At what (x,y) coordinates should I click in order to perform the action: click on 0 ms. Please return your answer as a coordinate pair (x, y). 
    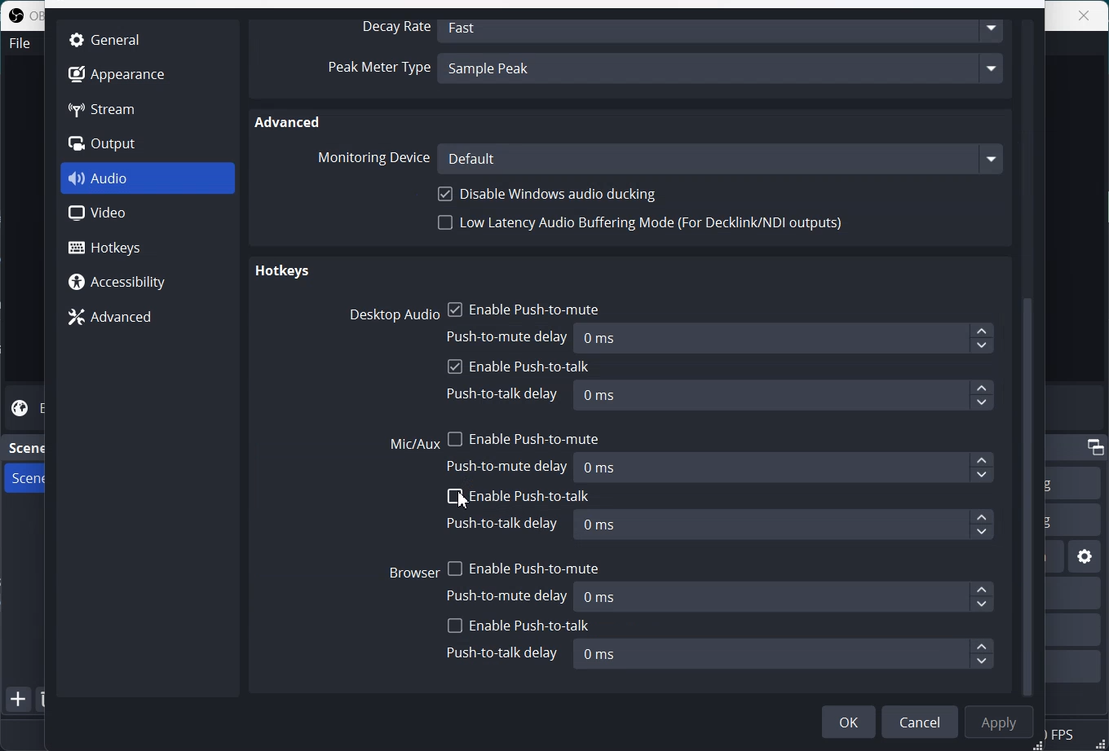
    Looking at the image, I should click on (788, 596).